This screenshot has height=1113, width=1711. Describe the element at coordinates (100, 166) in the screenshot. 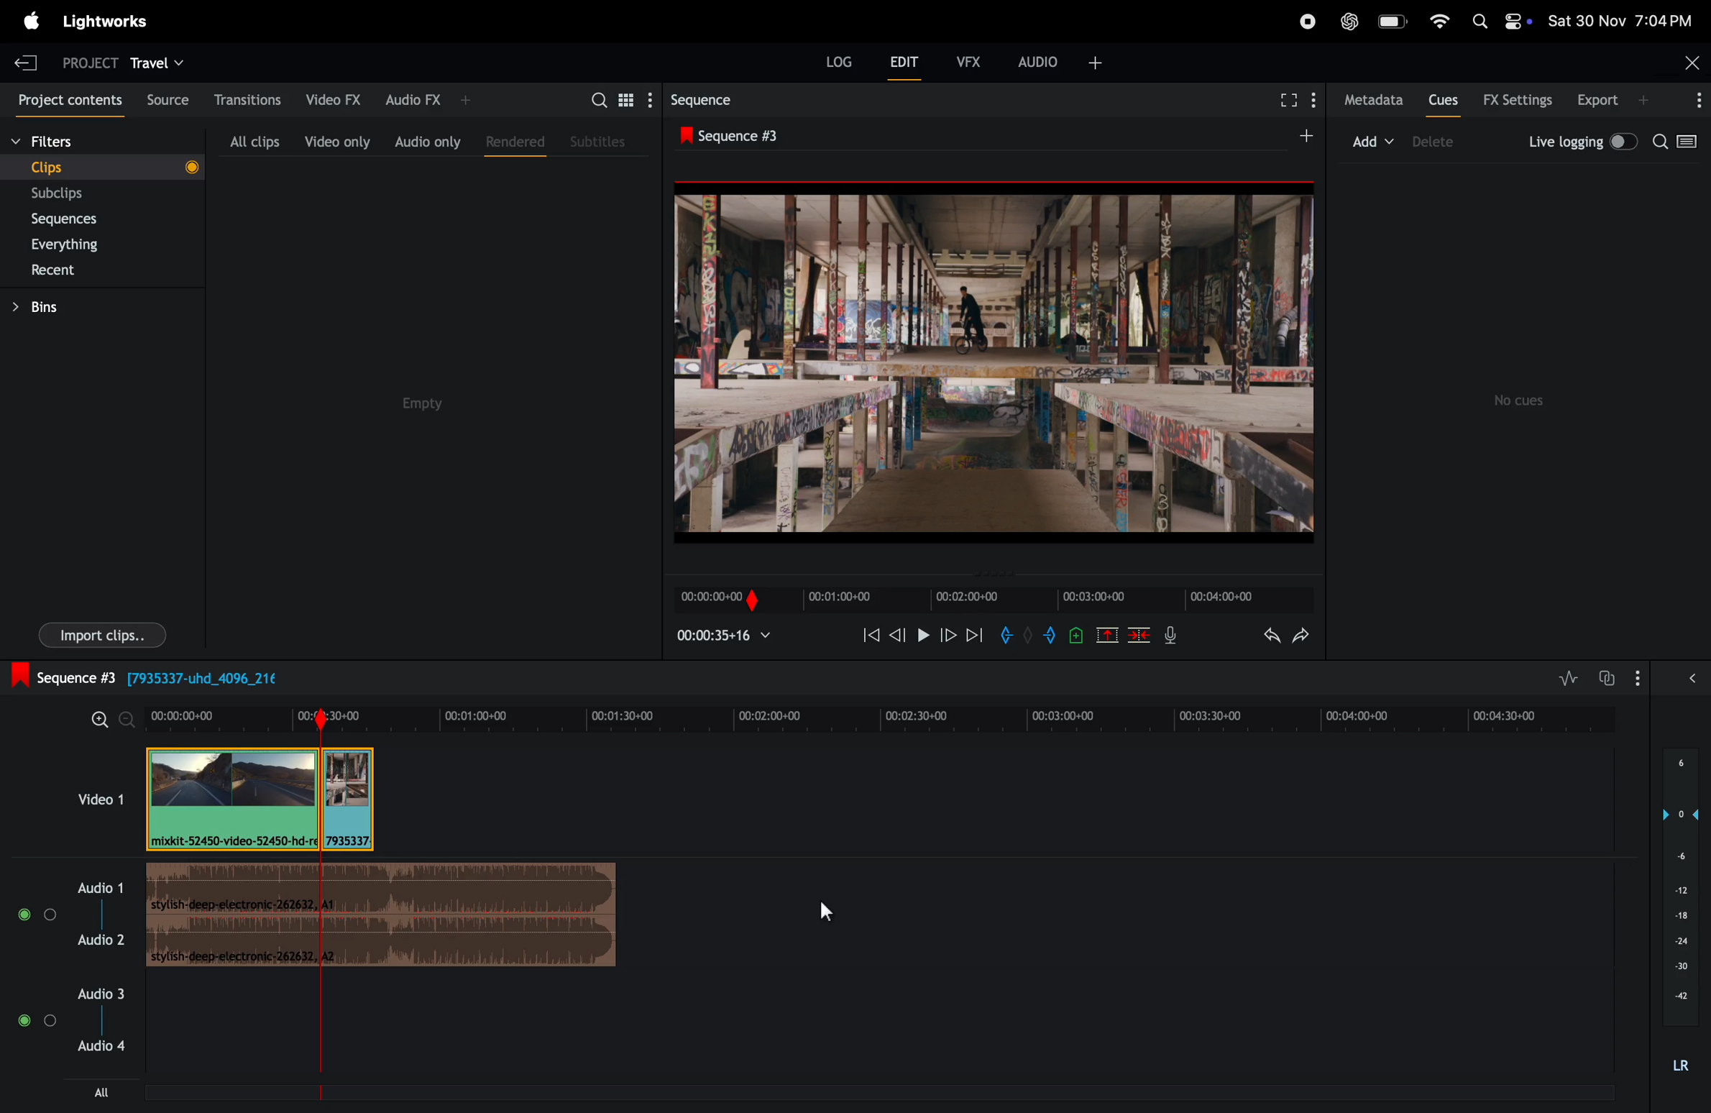

I see `clips` at that location.